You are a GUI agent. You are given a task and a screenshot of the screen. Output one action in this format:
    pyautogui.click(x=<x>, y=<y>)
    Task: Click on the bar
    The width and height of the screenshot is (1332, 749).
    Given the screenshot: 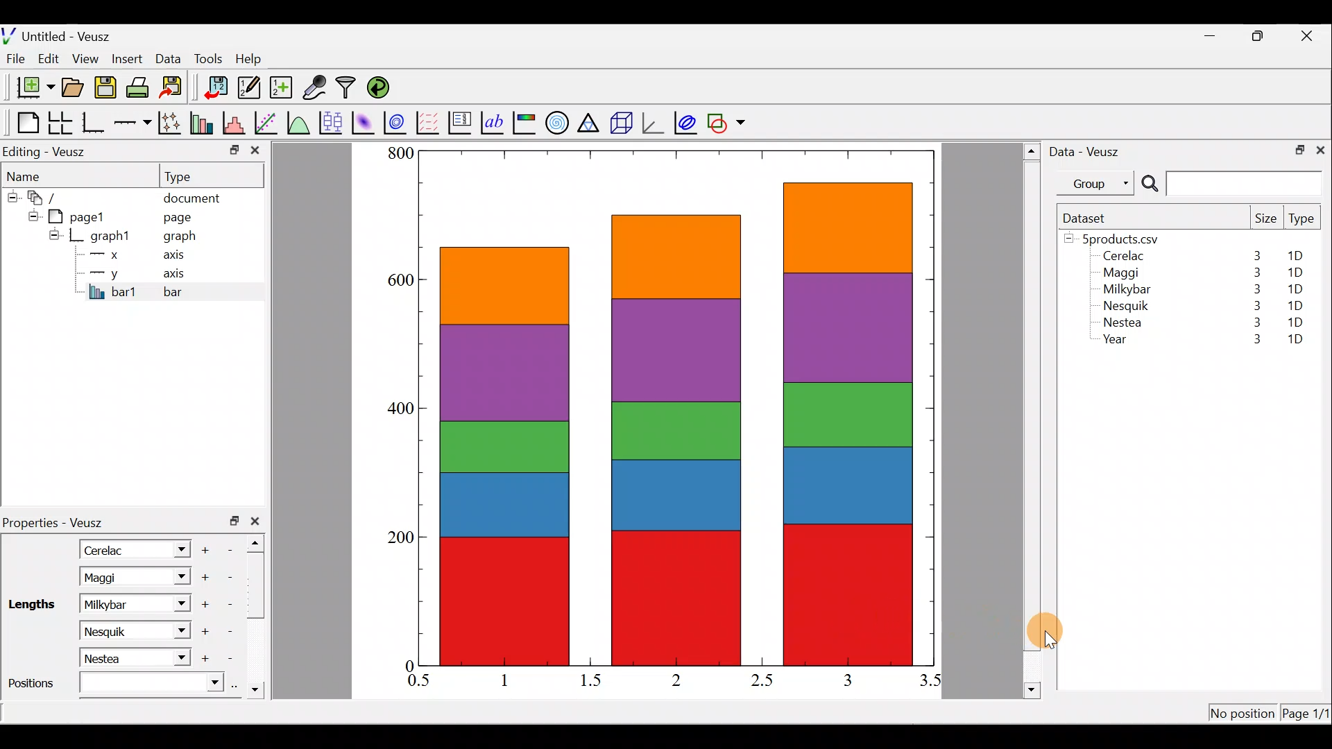 What is the action you would take?
    pyautogui.click(x=196, y=291)
    